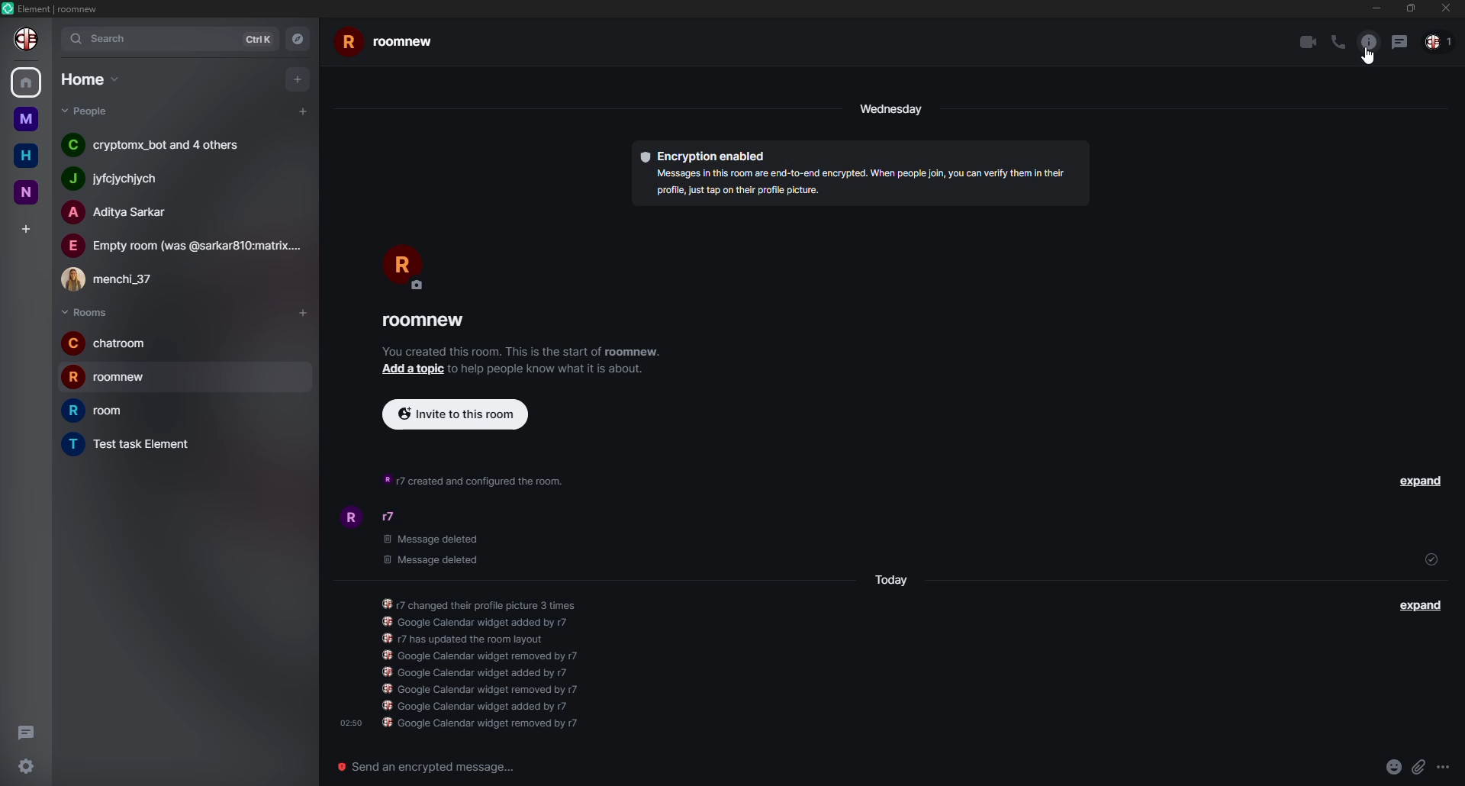  What do you see at coordinates (1335, 42) in the screenshot?
I see `voive` at bounding box center [1335, 42].